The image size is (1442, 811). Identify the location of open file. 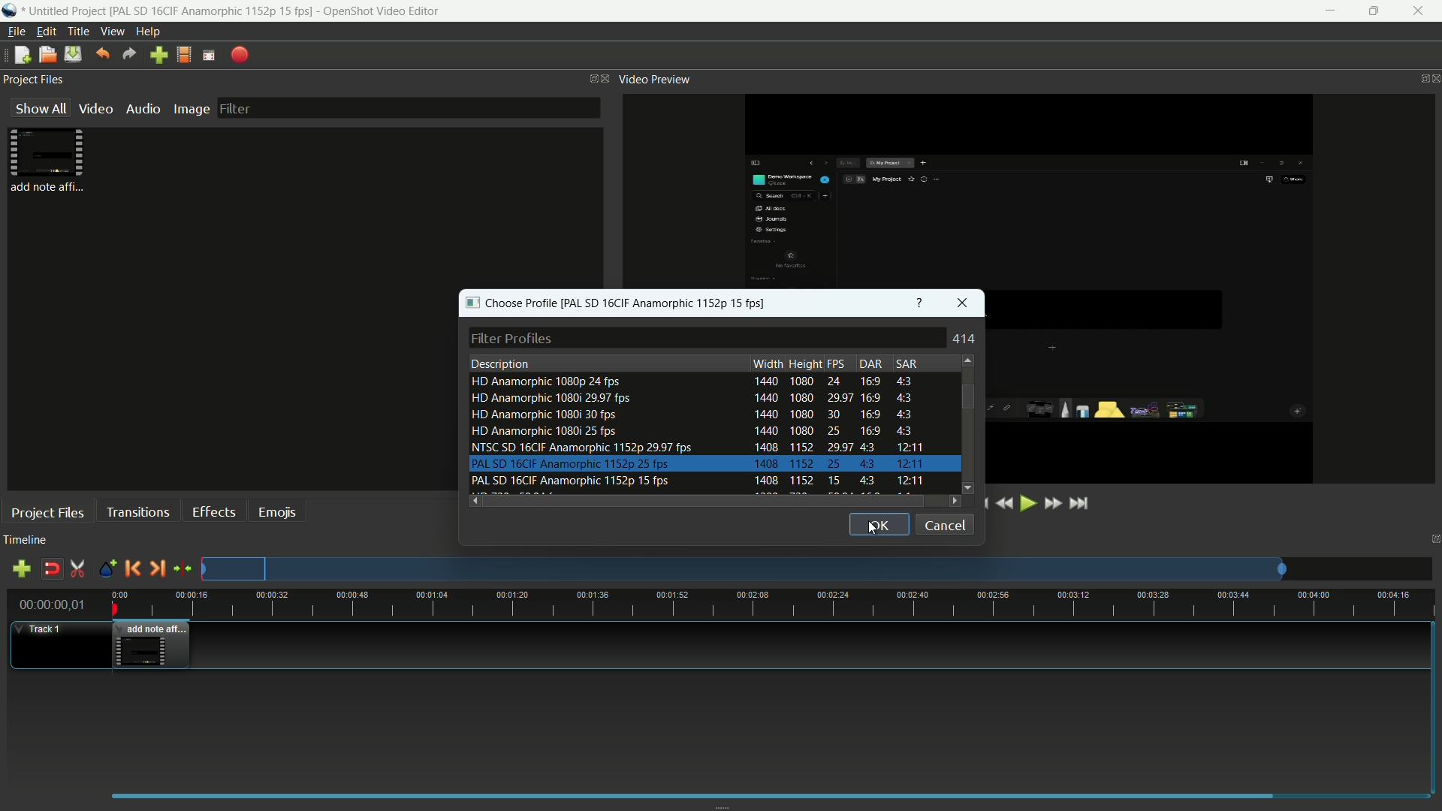
(46, 55).